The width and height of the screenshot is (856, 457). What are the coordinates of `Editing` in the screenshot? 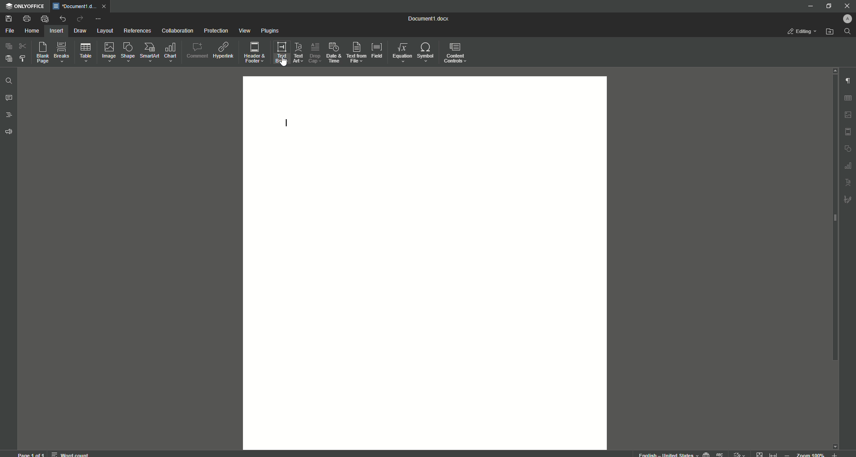 It's located at (803, 31).